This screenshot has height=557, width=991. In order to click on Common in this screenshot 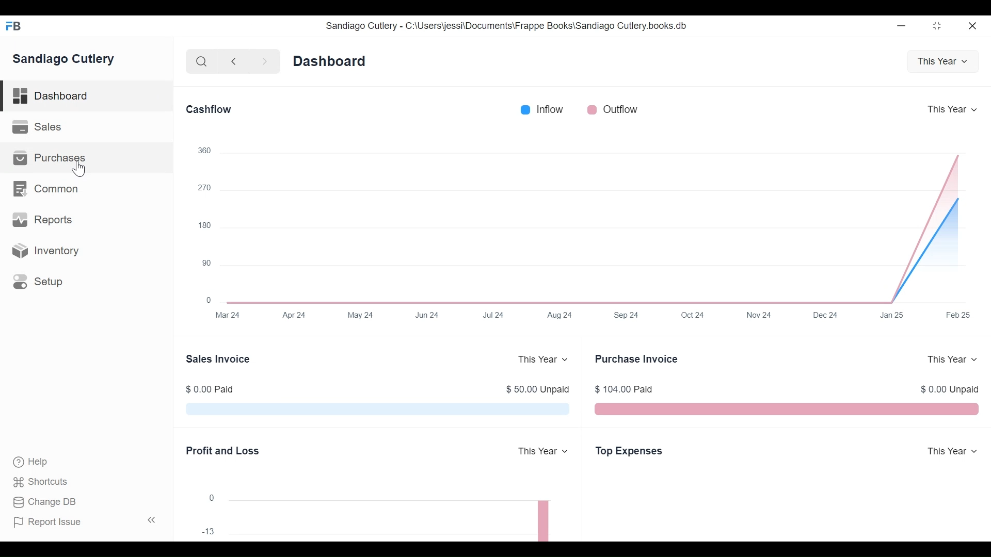, I will do `click(47, 189)`.